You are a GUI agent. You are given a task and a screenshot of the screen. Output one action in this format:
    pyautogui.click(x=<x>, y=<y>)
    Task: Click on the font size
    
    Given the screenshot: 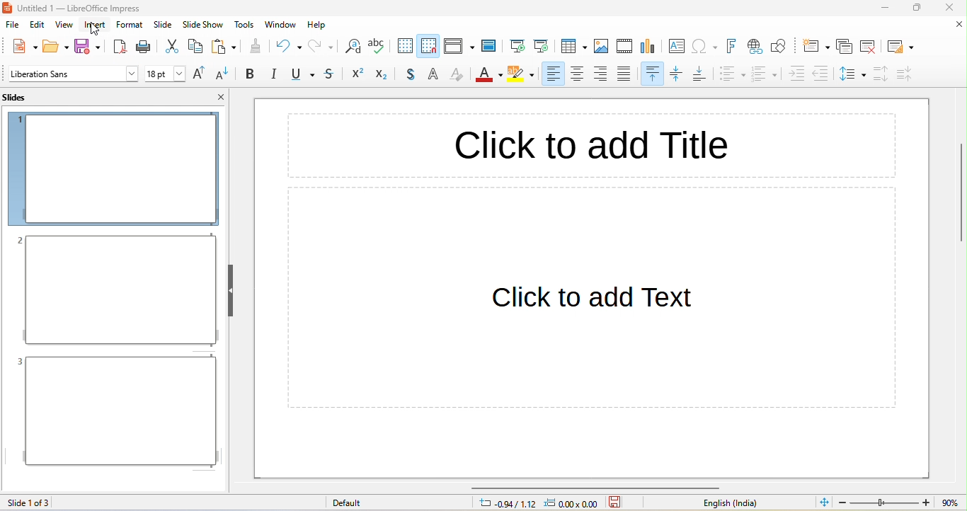 What is the action you would take?
    pyautogui.click(x=165, y=74)
    